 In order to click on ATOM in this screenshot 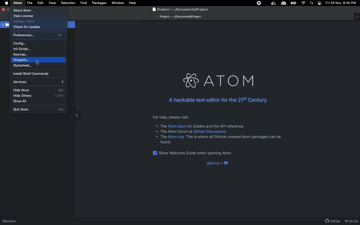, I will do `click(18, 3)`.